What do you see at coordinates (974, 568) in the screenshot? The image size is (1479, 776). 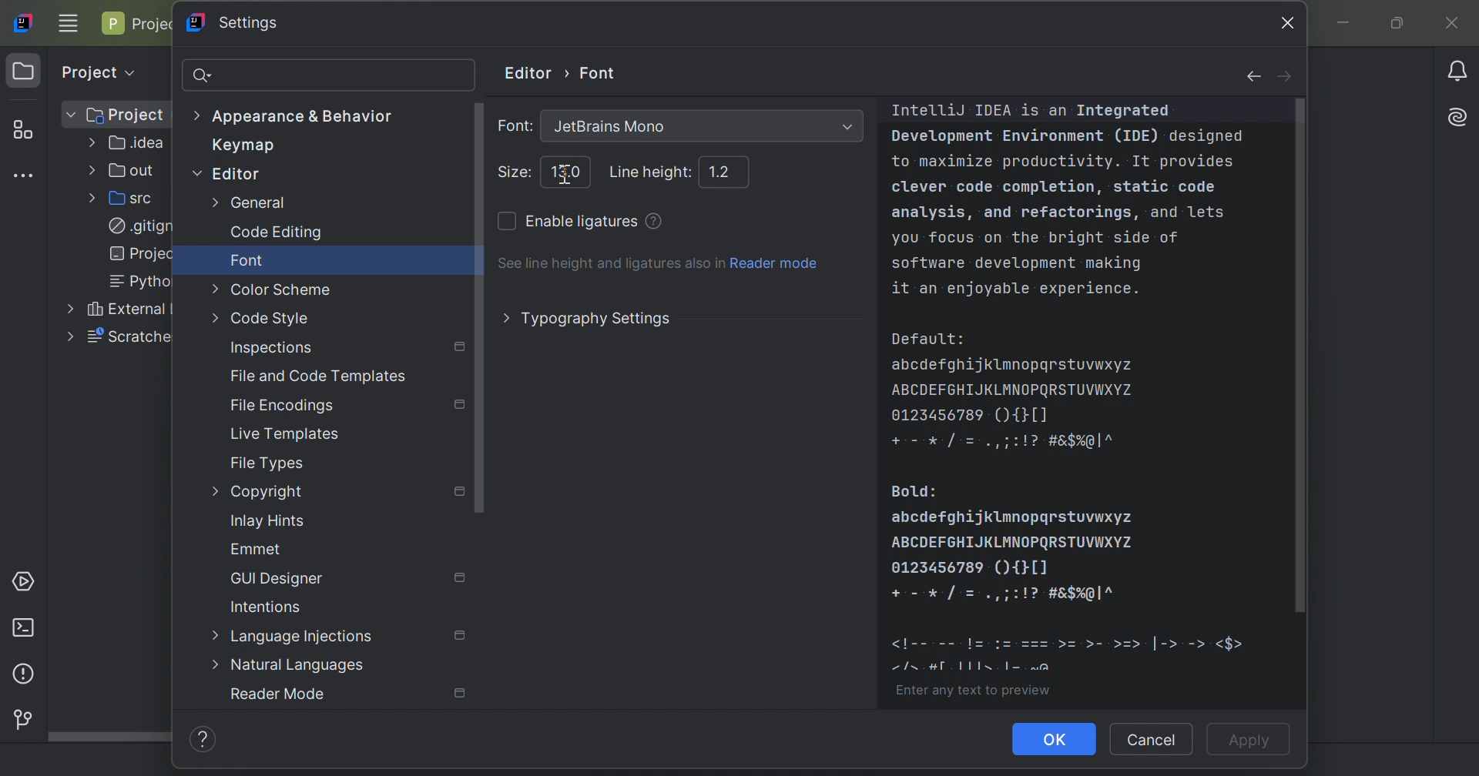 I see `0123456789(){}[]` at bounding box center [974, 568].